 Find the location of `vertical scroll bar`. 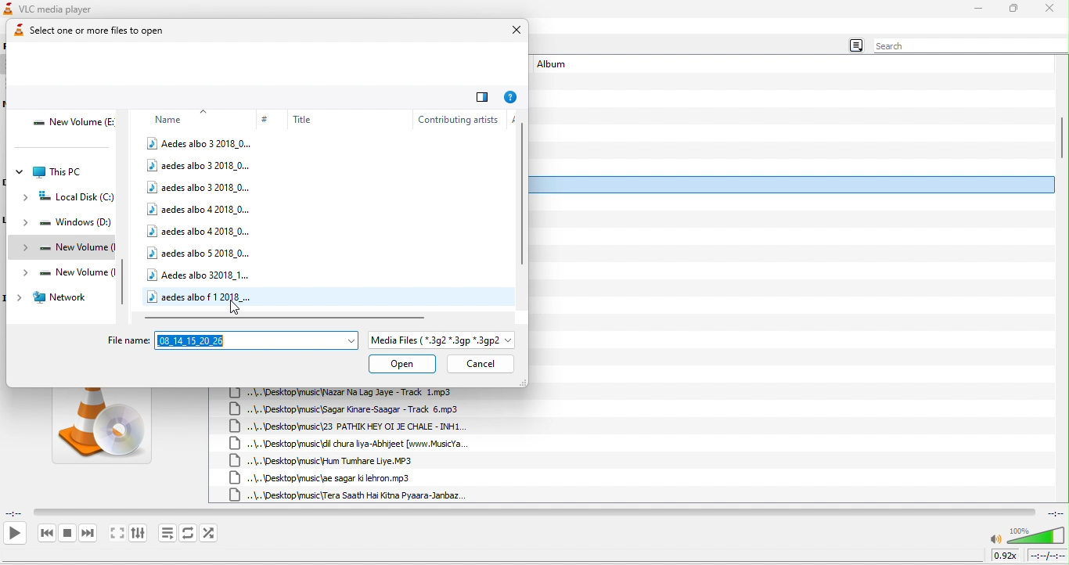

vertical scroll bar is located at coordinates (522, 192).